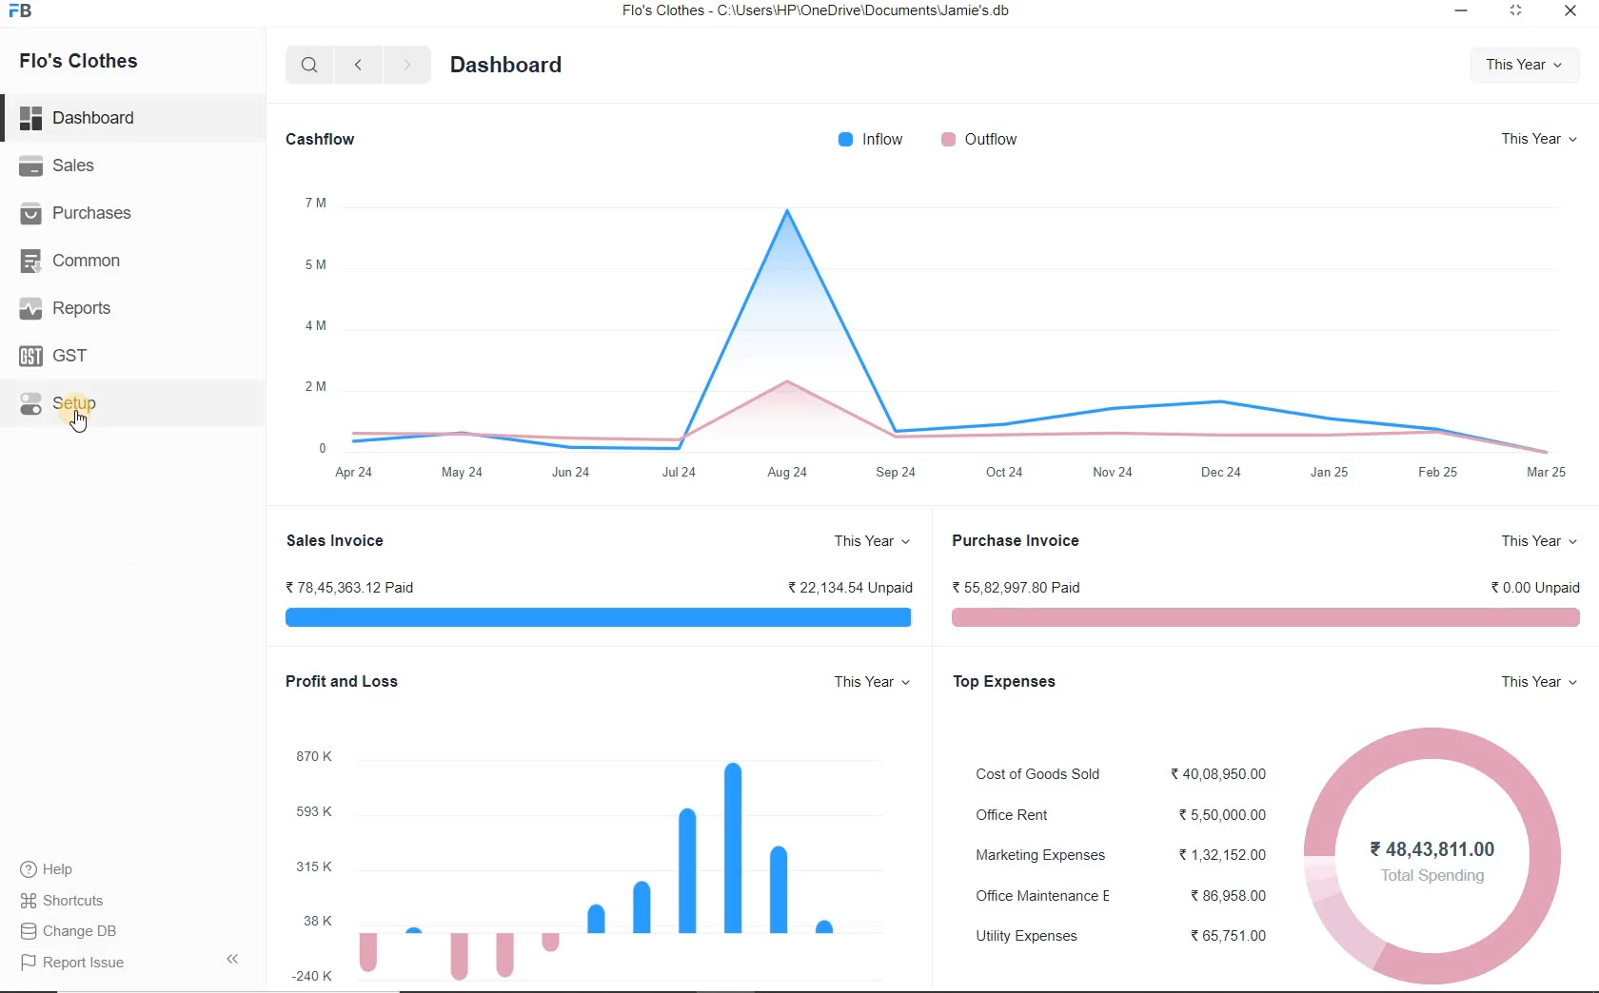  I want to click on This Year v, so click(872, 680).